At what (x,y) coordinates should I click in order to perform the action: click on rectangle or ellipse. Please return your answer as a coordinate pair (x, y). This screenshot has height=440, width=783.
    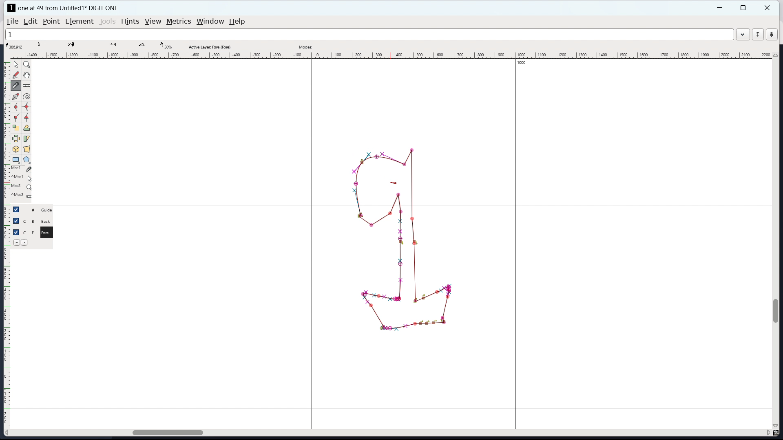
    Looking at the image, I should click on (16, 159).